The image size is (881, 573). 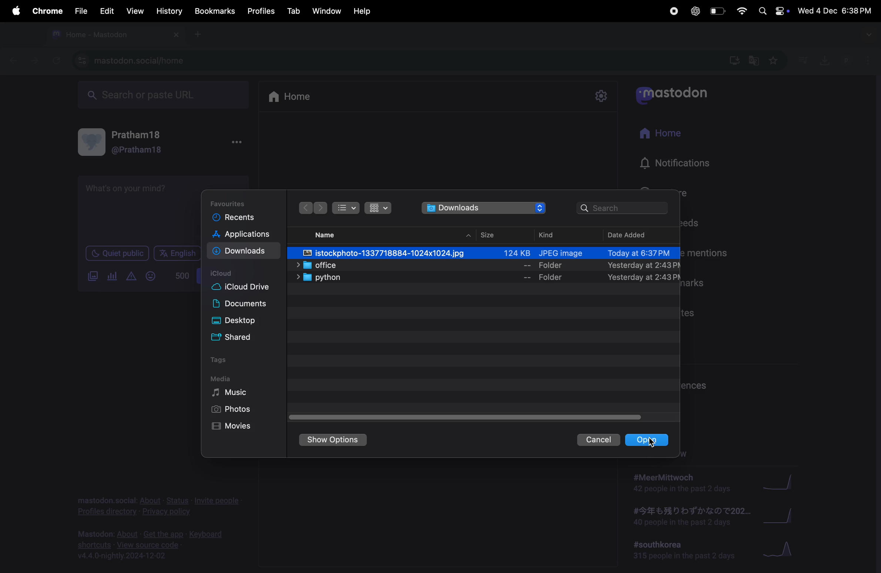 What do you see at coordinates (33, 62) in the screenshot?
I see `forward` at bounding box center [33, 62].